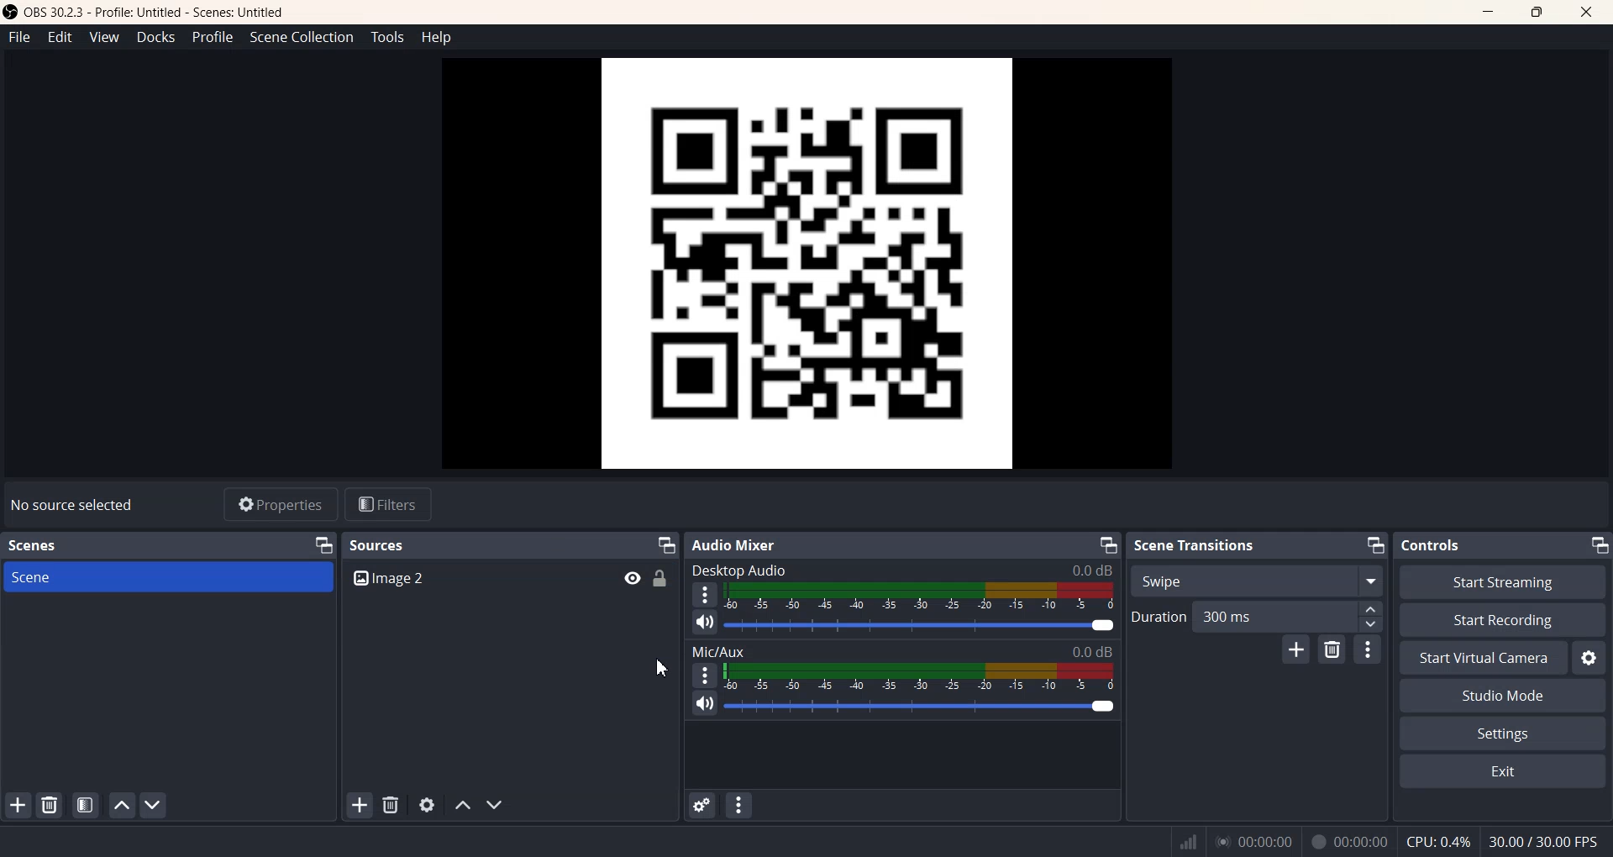  Describe the element at coordinates (60, 36) in the screenshot. I see `Edit` at that location.